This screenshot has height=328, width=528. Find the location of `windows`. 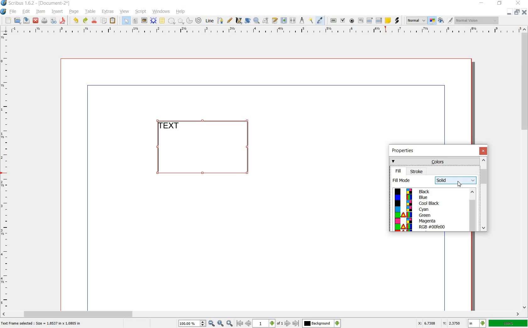

windows is located at coordinates (161, 12).